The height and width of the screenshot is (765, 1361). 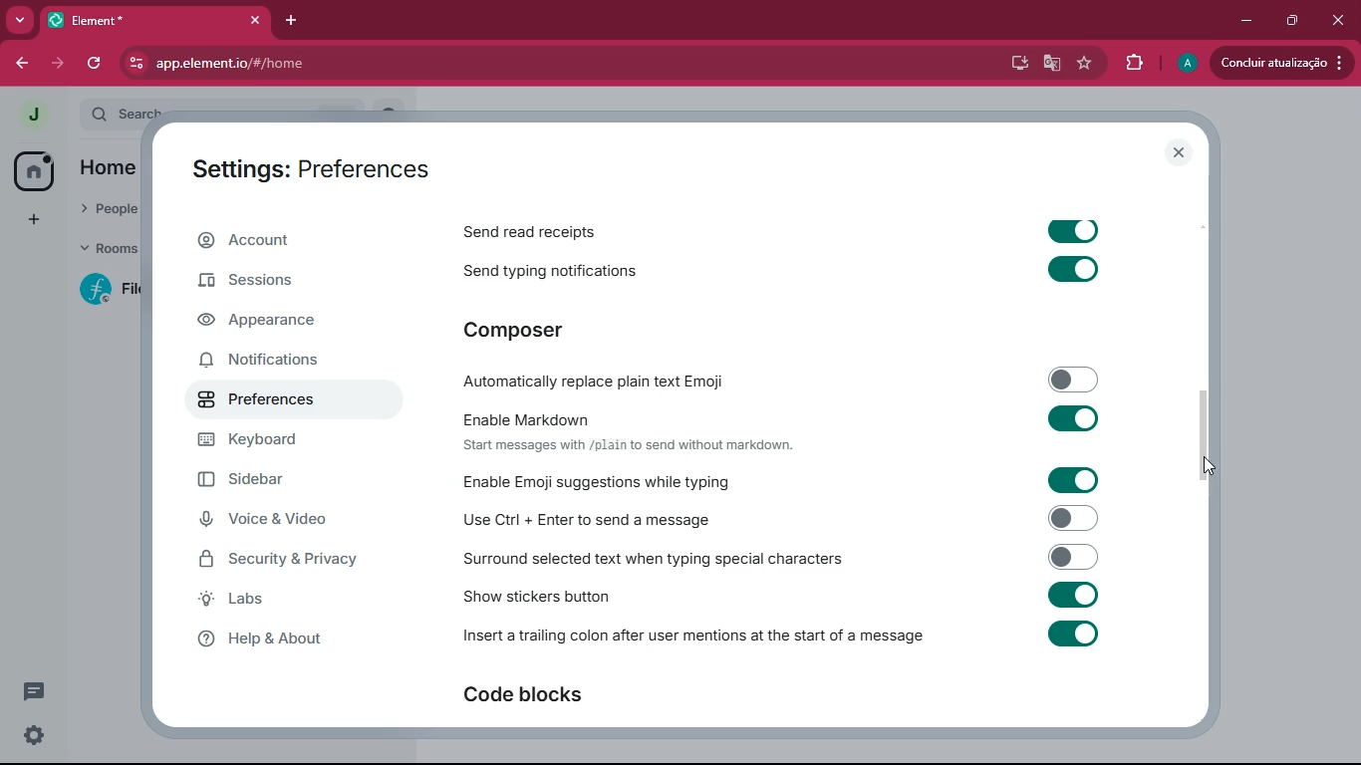 I want to click on labs, so click(x=287, y=601).